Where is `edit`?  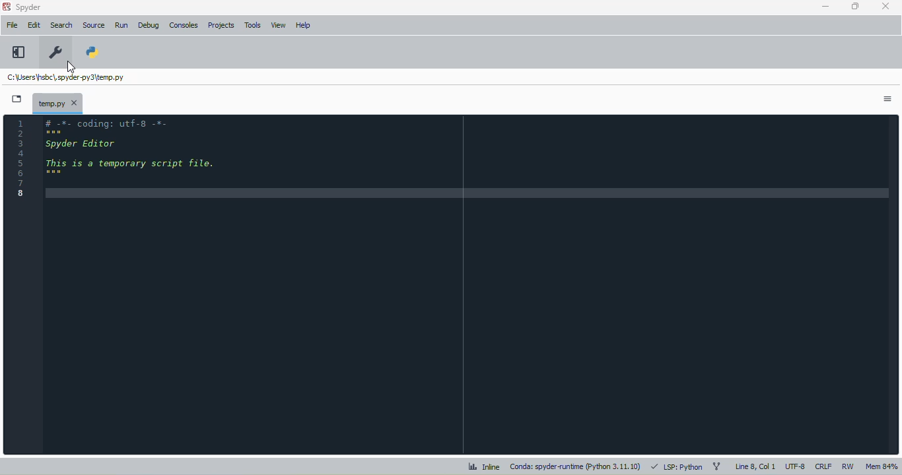 edit is located at coordinates (34, 25).